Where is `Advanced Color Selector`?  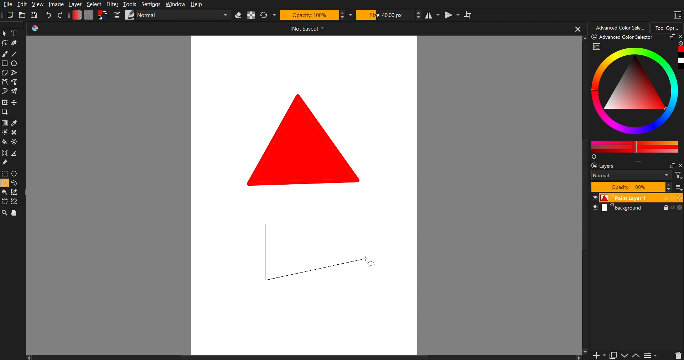
Advanced Color Selector is located at coordinates (619, 26).